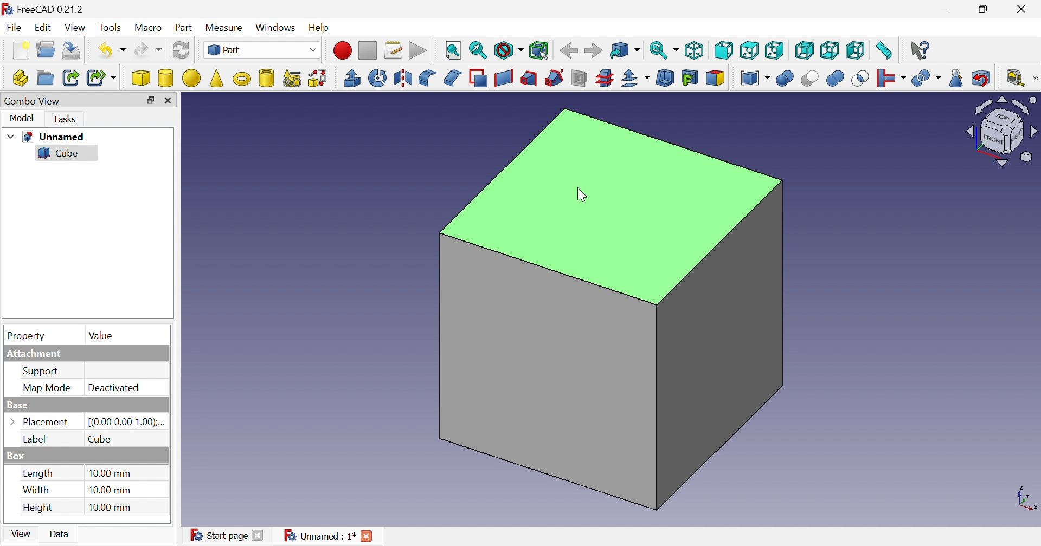  Describe the element at coordinates (27, 335) in the screenshot. I see `Property` at that location.